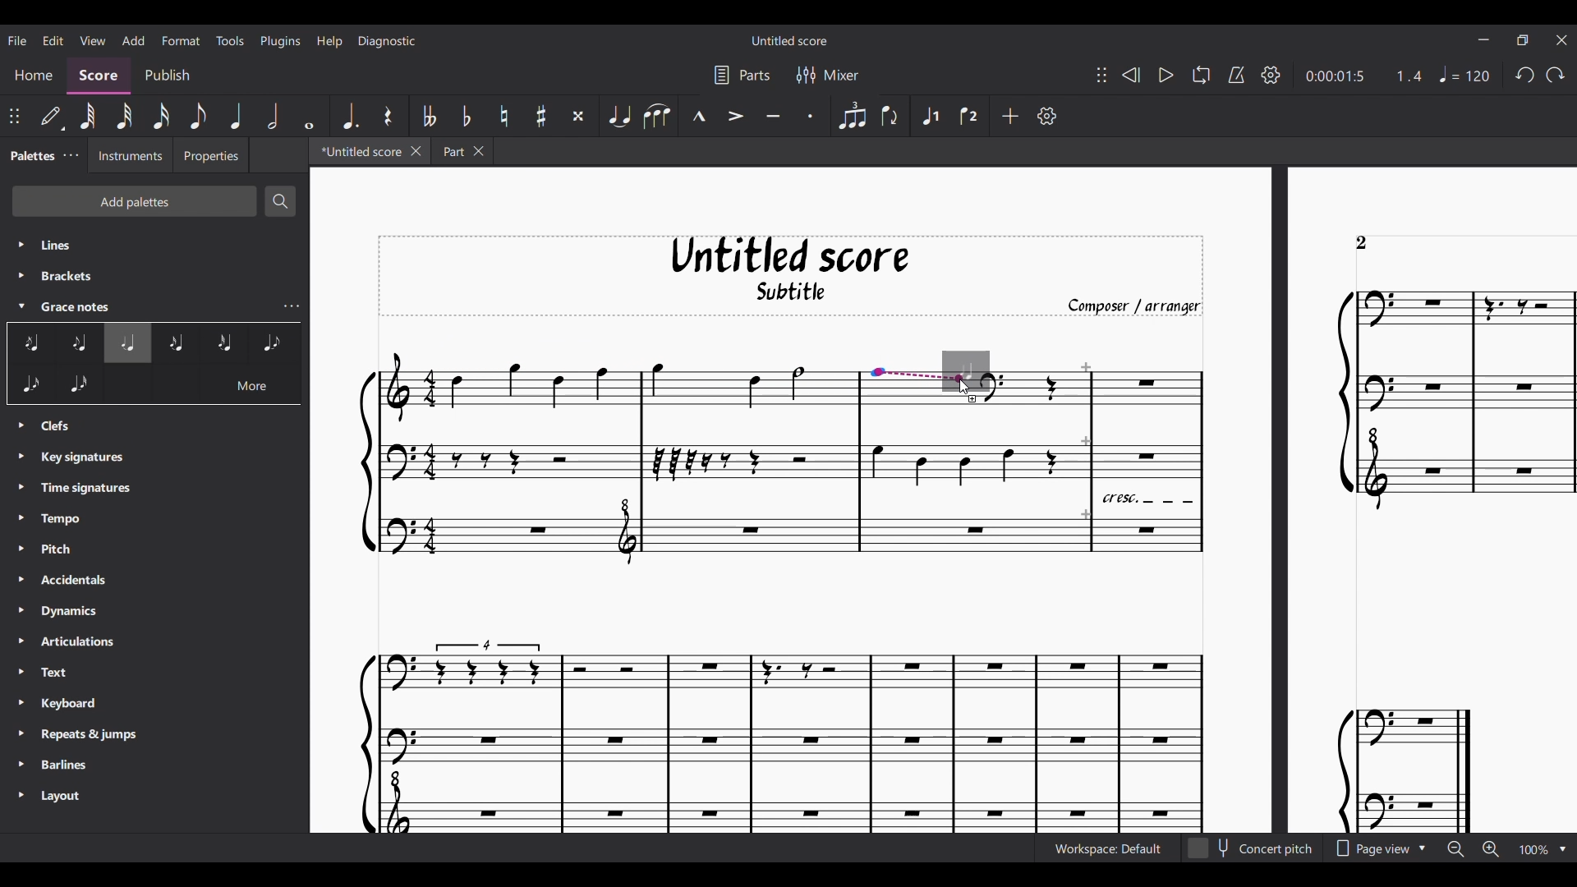 This screenshot has height=887, width=1577. Describe the element at coordinates (17, 40) in the screenshot. I see `File menu` at that location.